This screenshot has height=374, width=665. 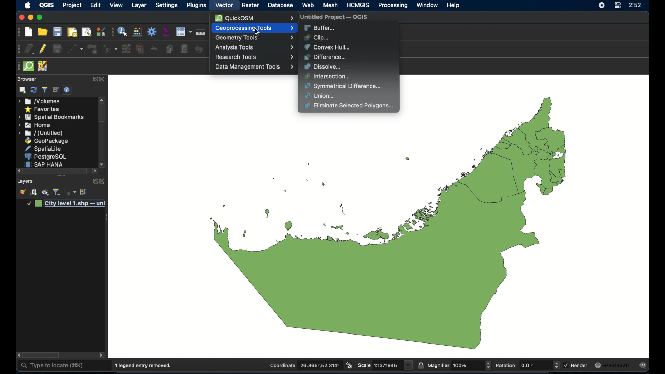 What do you see at coordinates (95, 5) in the screenshot?
I see `edit` at bounding box center [95, 5].